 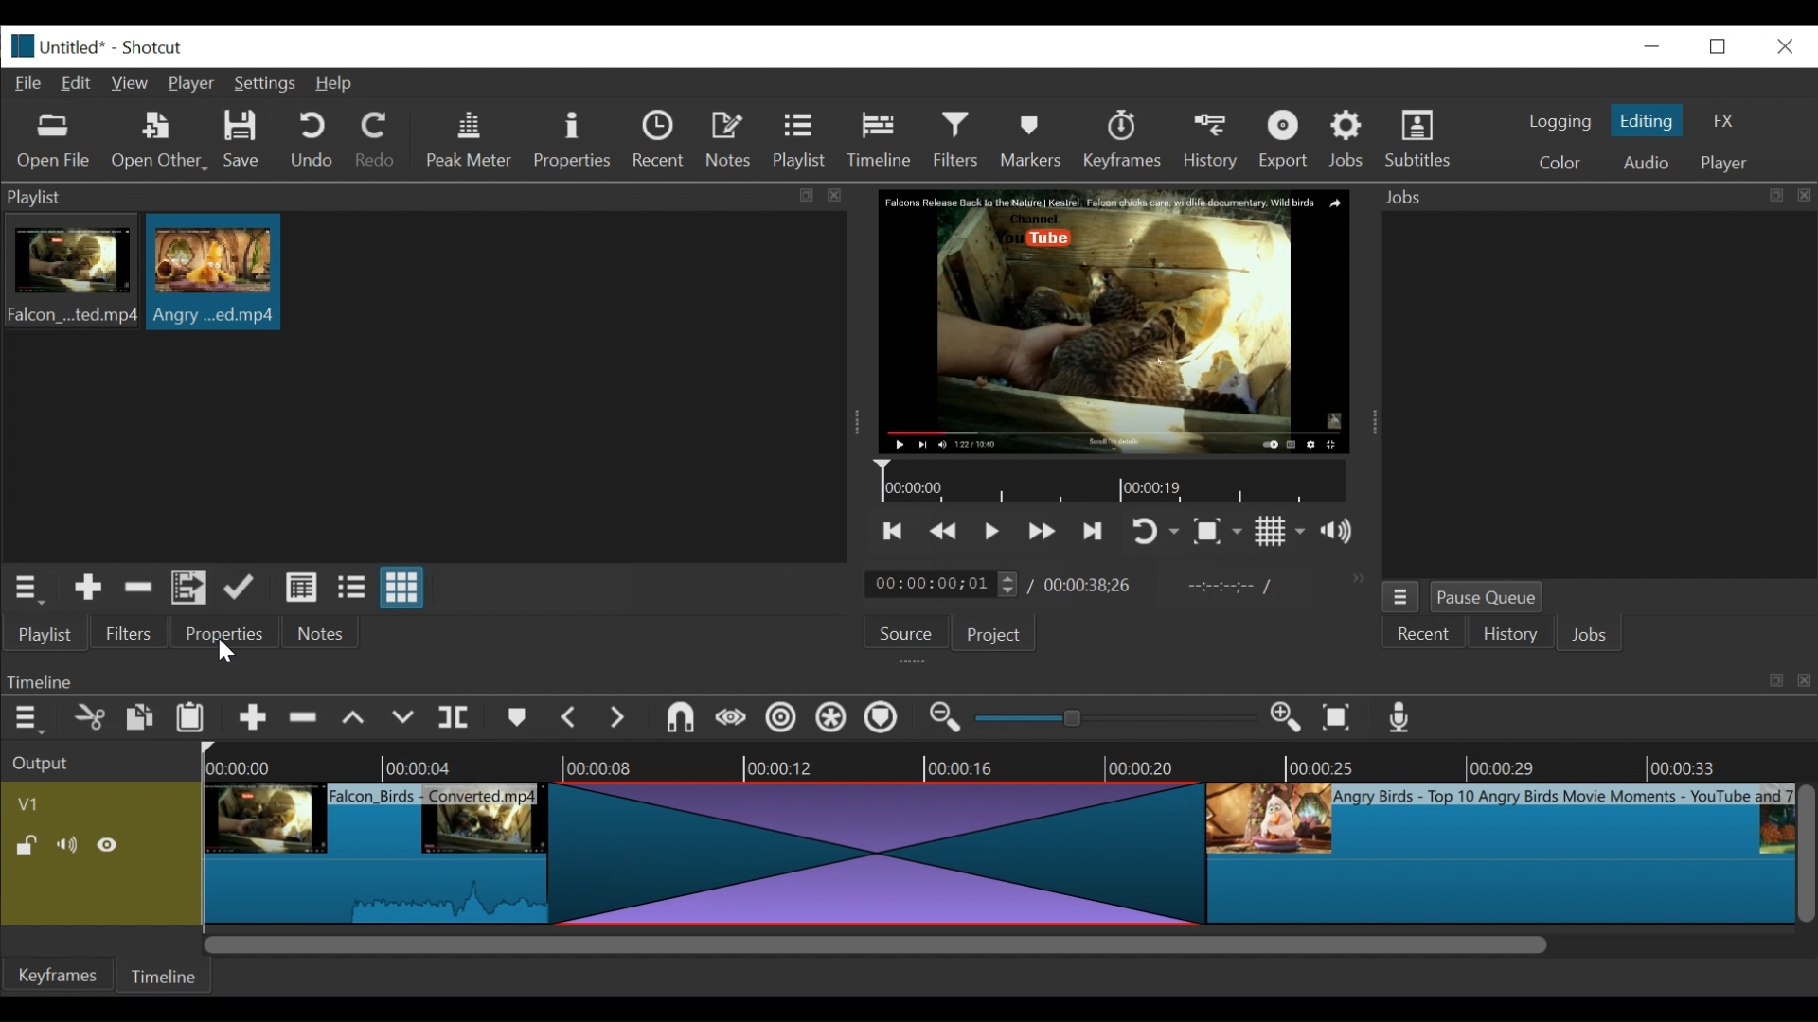 I want to click on update, so click(x=243, y=591).